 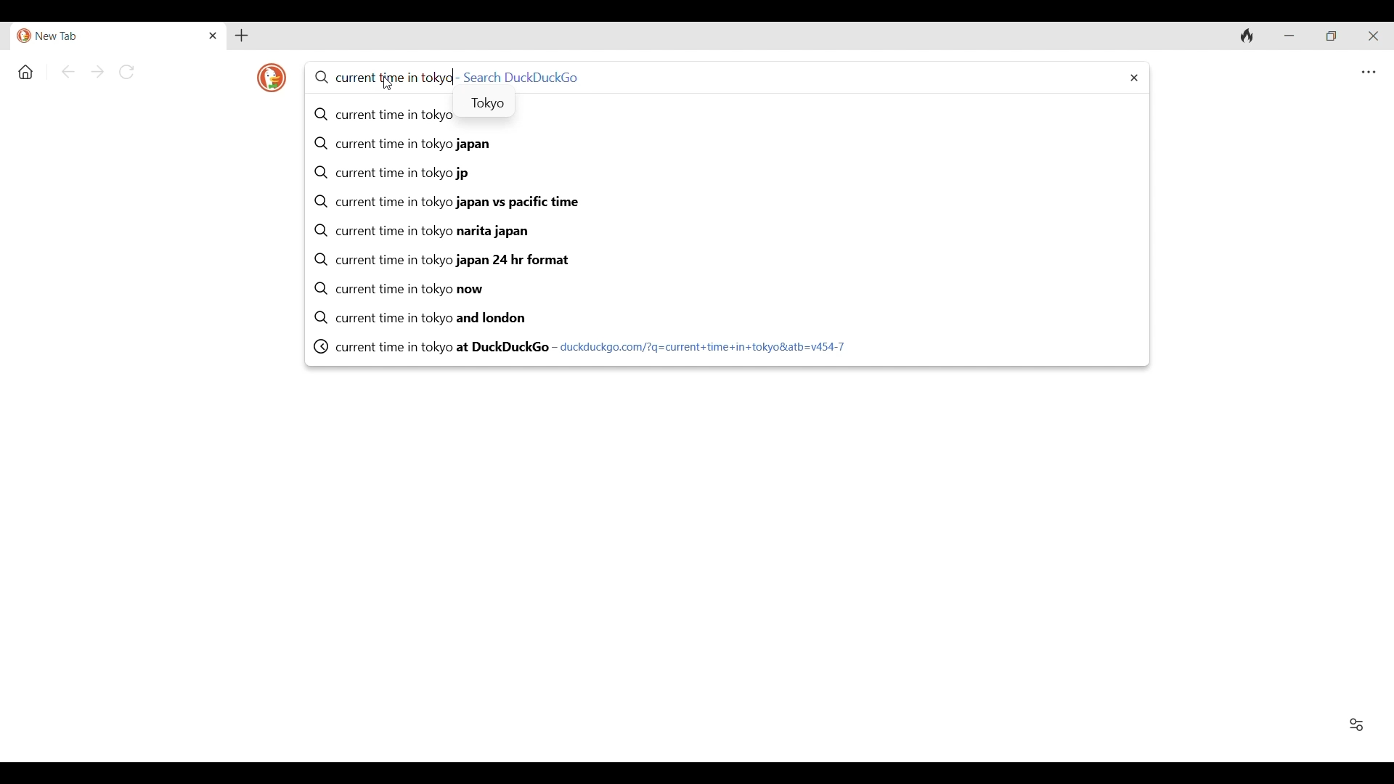 What do you see at coordinates (1356, 724) in the screenshot?
I see `Show/Hide Favorites and recent activity` at bounding box center [1356, 724].